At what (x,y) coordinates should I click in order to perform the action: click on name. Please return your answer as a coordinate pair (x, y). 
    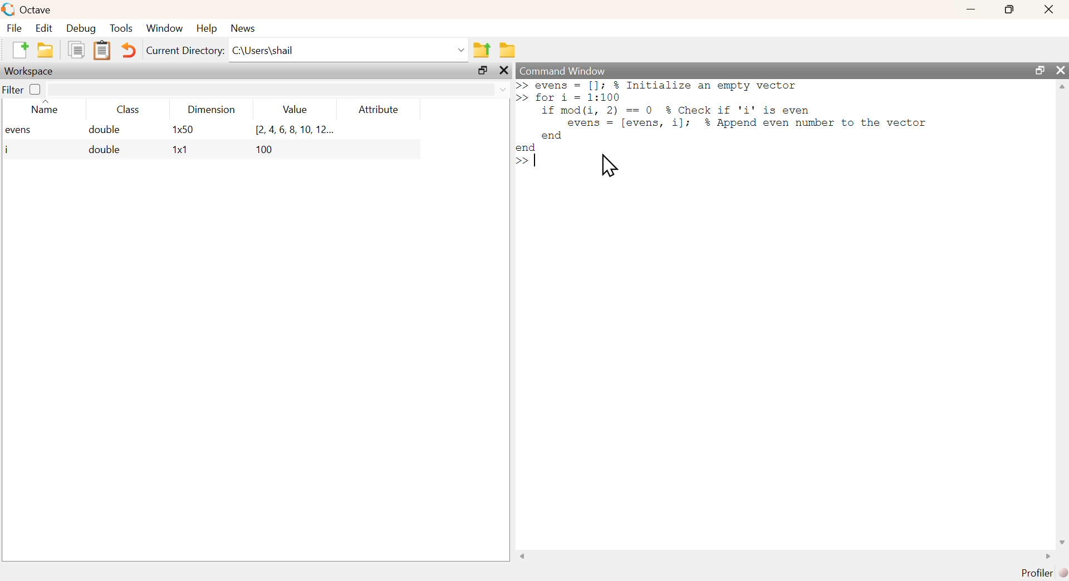
    Looking at the image, I should click on (40, 110).